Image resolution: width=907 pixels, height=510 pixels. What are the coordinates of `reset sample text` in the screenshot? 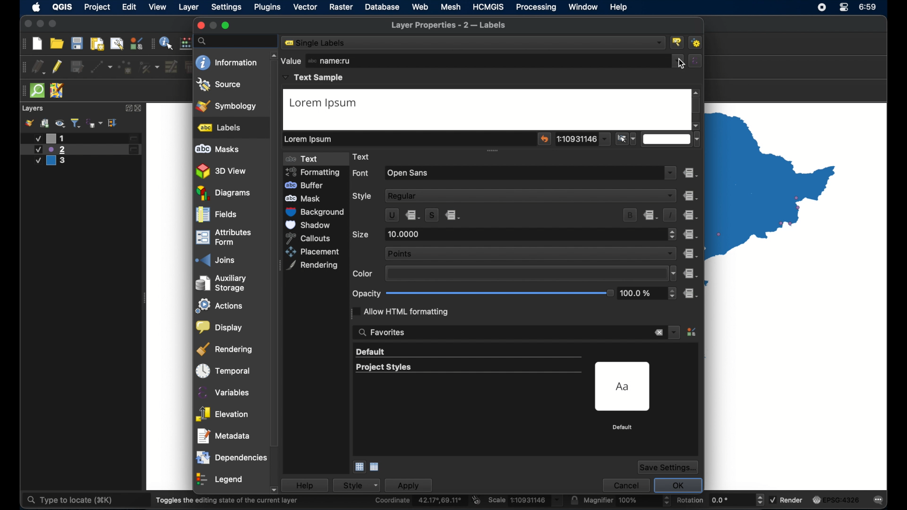 It's located at (545, 139).